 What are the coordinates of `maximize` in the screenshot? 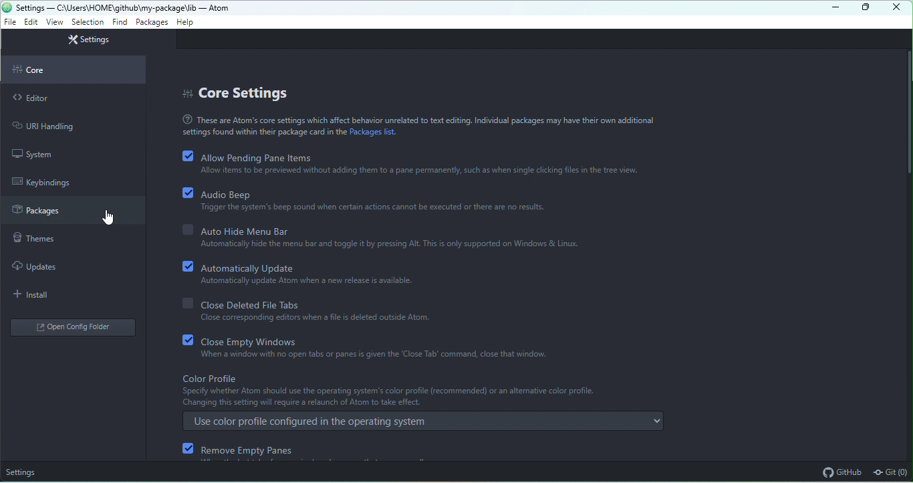 It's located at (866, 8).